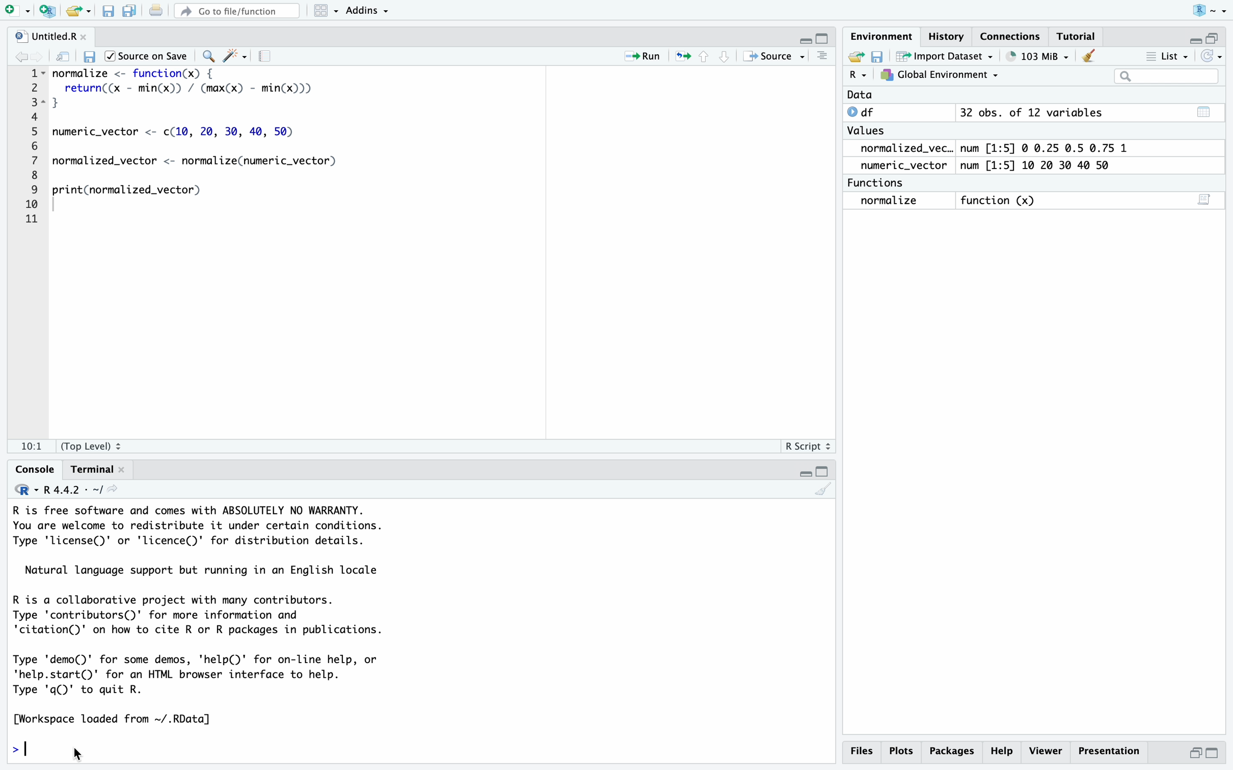 The image size is (1233, 770). What do you see at coordinates (1036, 57) in the screenshot?
I see `103kib used by R session (Source: Windows System)` at bounding box center [1036, 57].